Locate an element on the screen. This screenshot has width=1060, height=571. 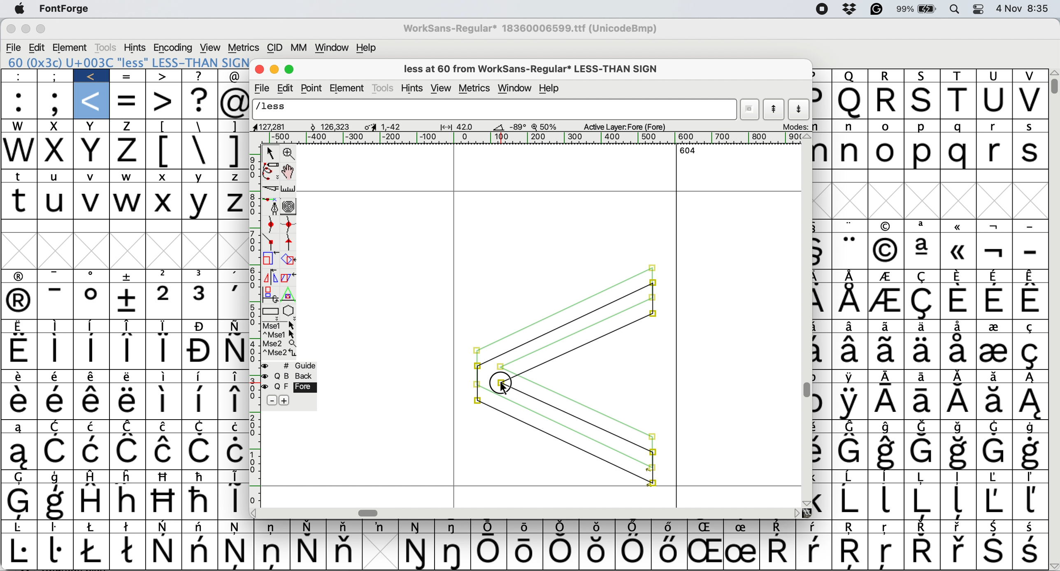
modes is located at coordinates (796, 126).